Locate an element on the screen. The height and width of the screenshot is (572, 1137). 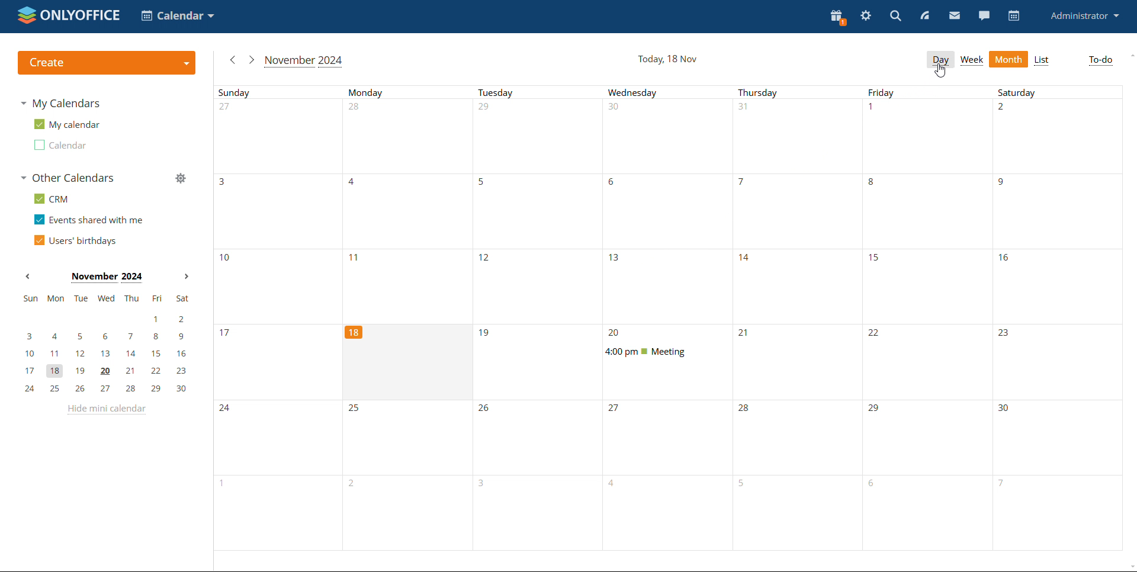
Days of a week is located at coordinates (669, 92).